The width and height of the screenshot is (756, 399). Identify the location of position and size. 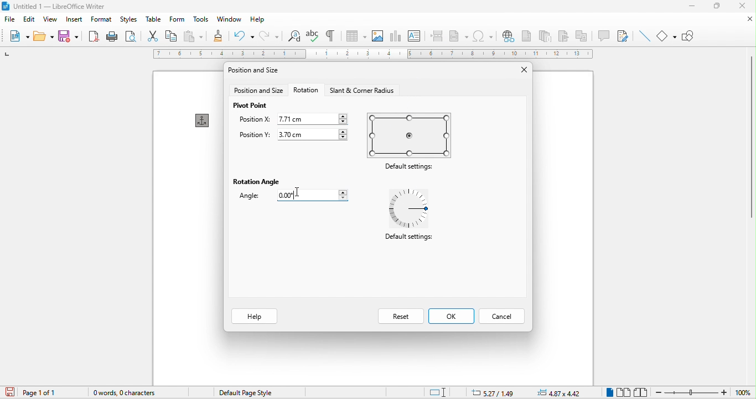
(258, 90).